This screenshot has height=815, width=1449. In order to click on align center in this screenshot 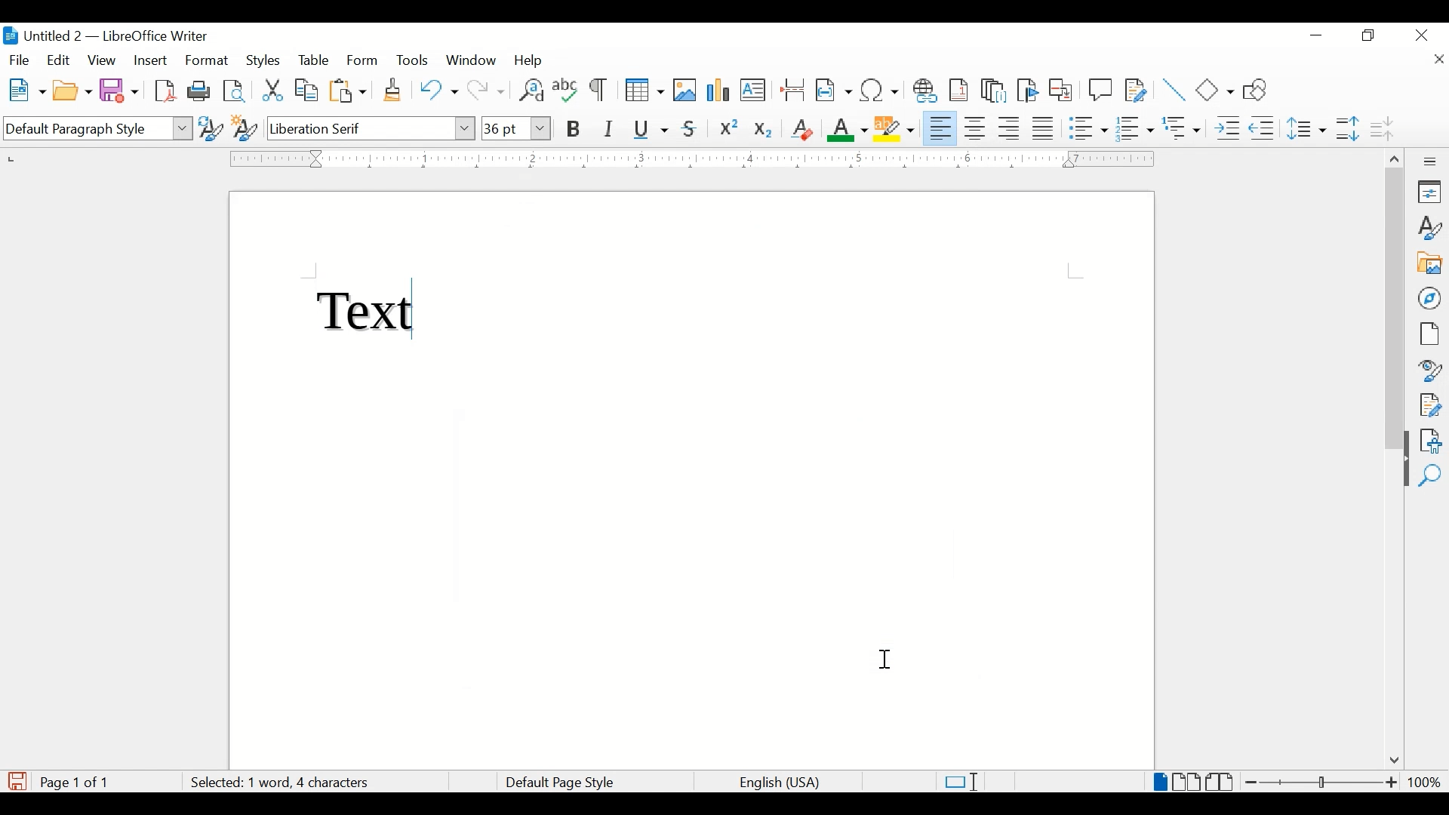, I will do `click(977, 128)`.